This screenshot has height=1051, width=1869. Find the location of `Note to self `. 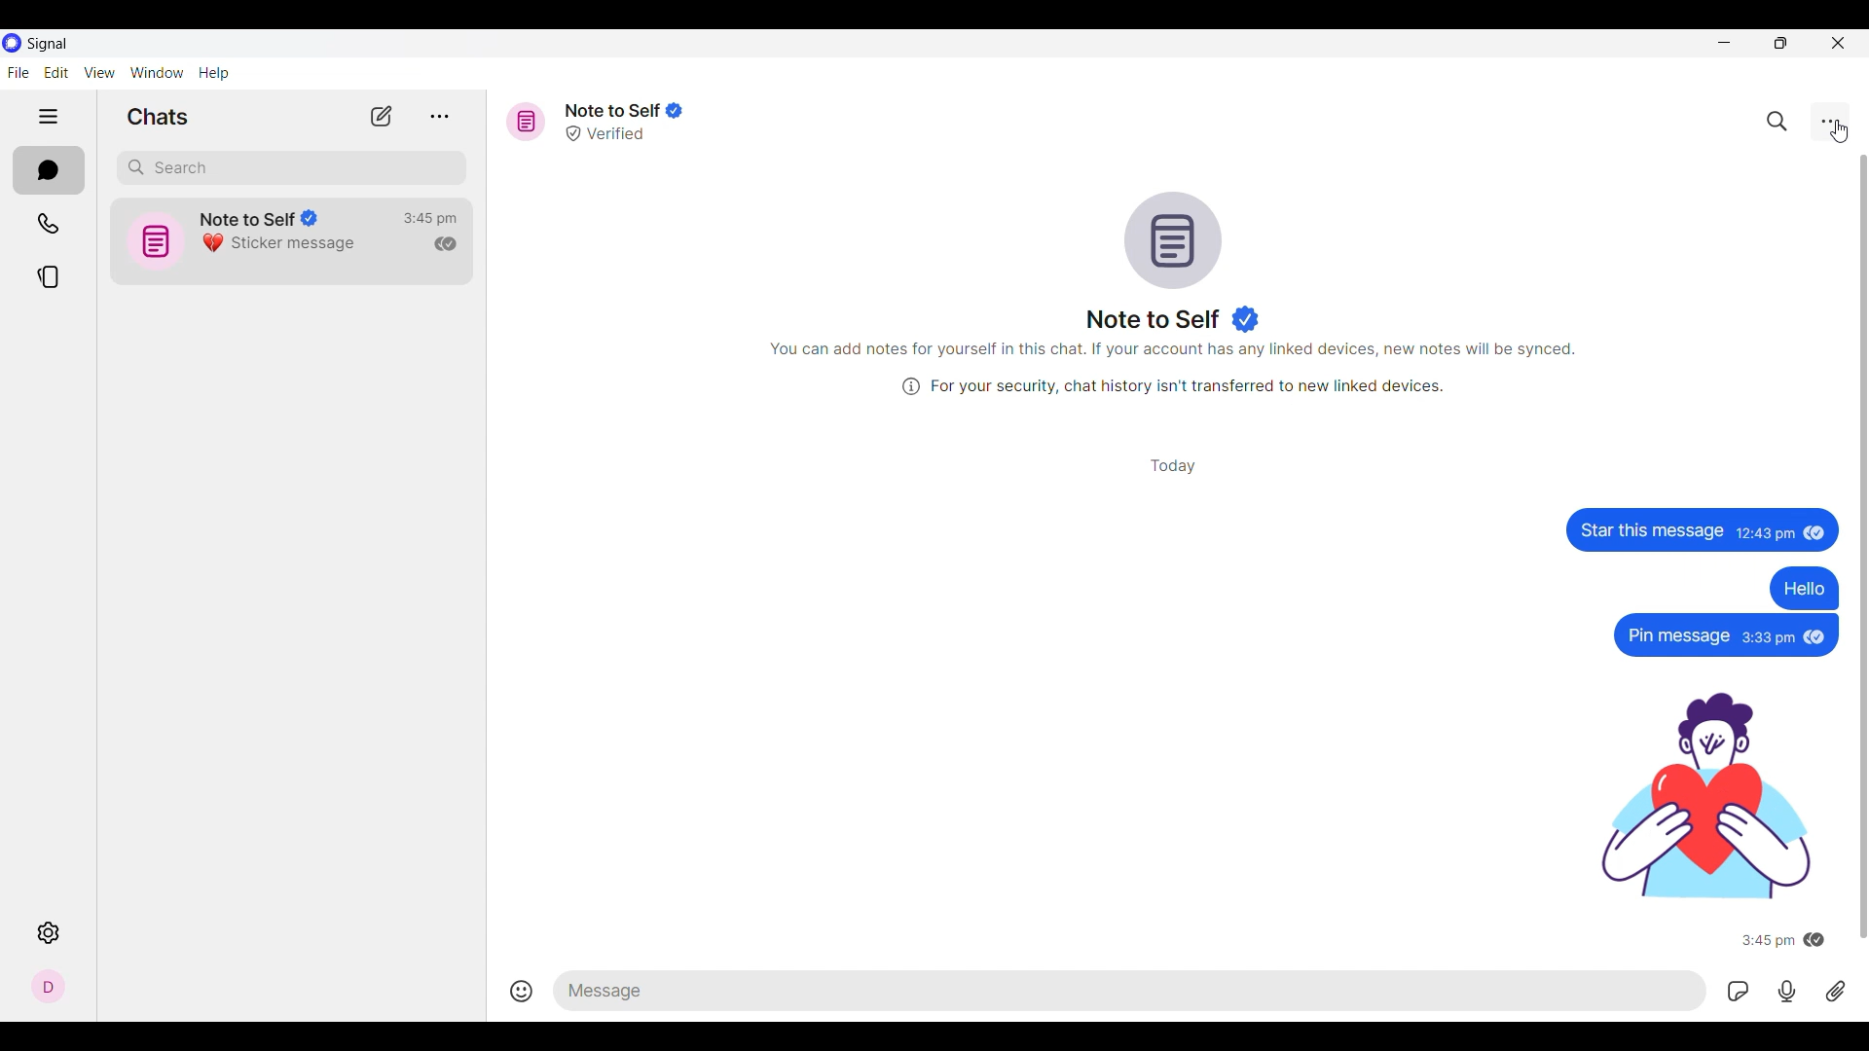

Note to self  is located at coordinates (623, 111).